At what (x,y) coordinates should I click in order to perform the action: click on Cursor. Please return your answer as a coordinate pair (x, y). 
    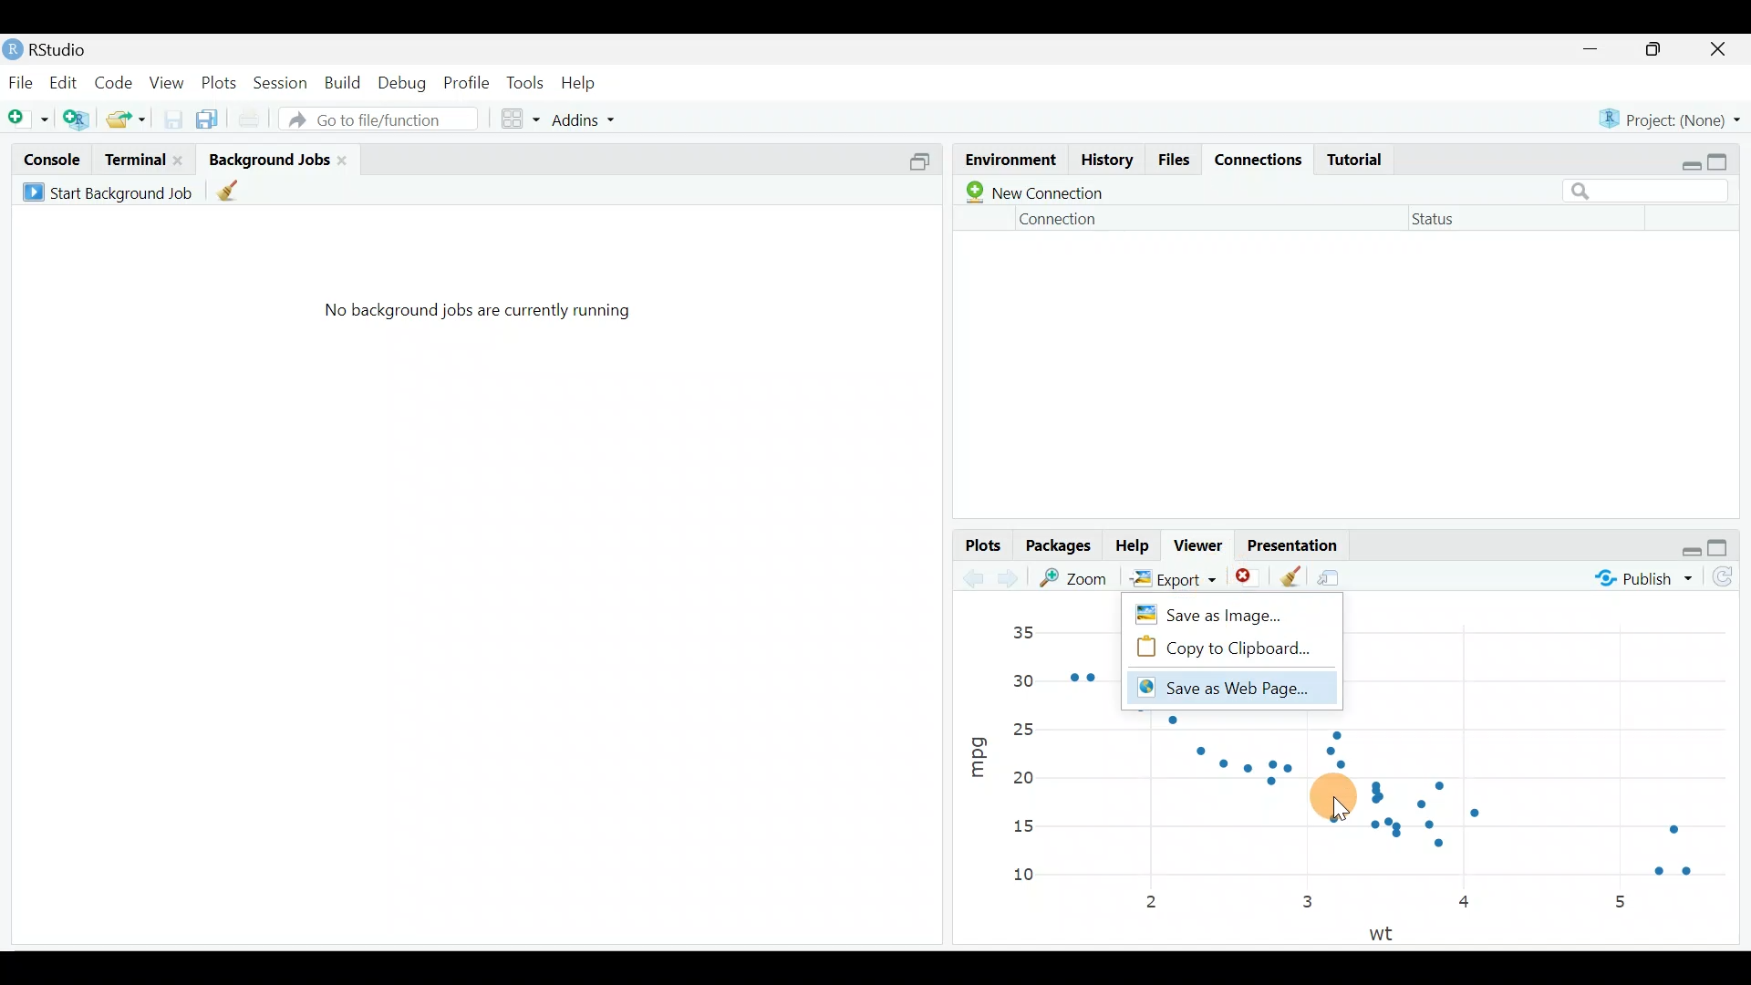
    Looking at the image, I should click on (1333, 796).